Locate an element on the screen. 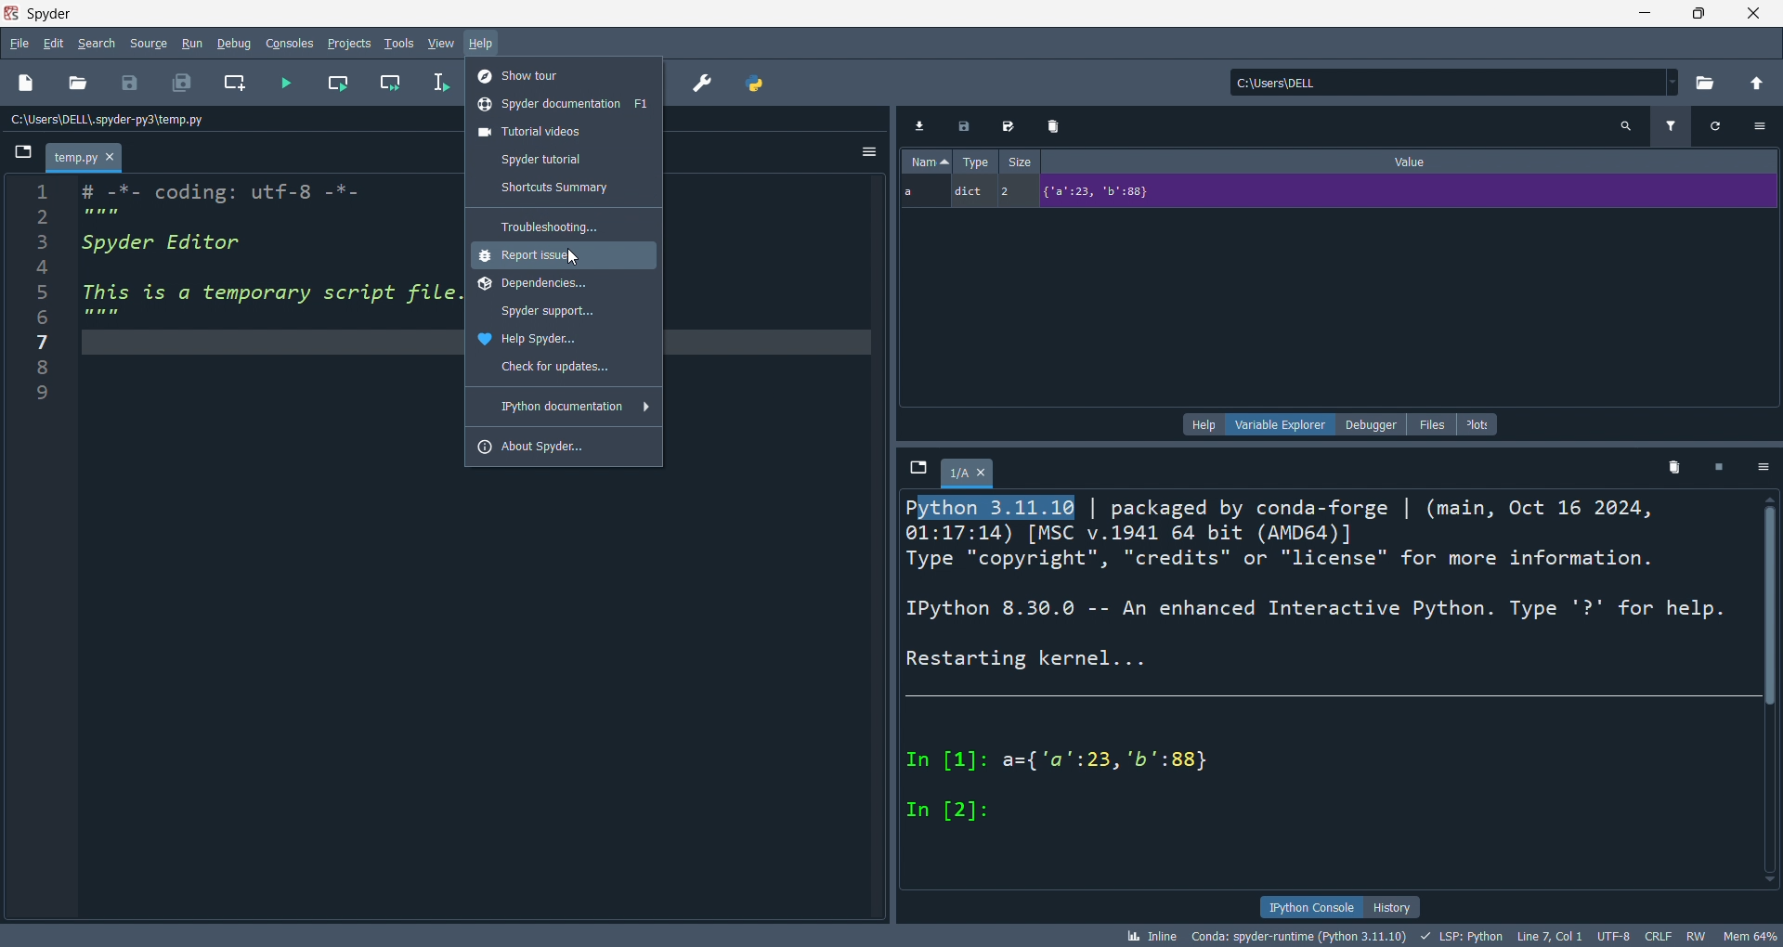 The image size is (1783, 947). Python 3.11.10 | packaged by conda-forge | (main, Oct 16 2024,01:17:14) [MSC v.1941 64 bit (AMD64)]Type "copyright", "credits" or "license" for more information.IPython 8.30.0 -- An enhanced Interactive Python. Type '?' for help.Restarting kernel...In [1]: a={'a":23, 'b':88}In [2]: is located at coordinates (1313, 667).